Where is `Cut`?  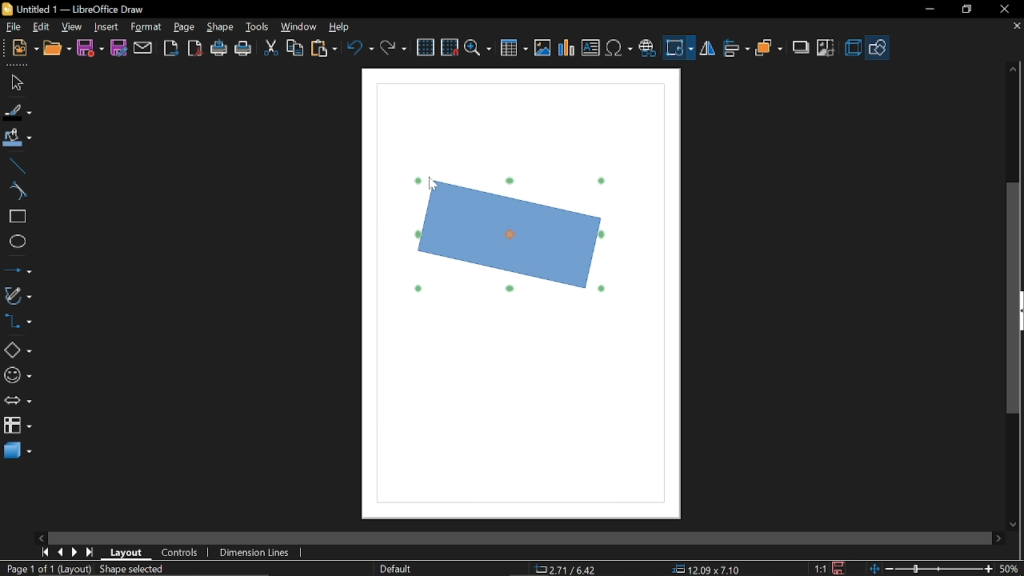 Cut is located at coordinates (270, 49).